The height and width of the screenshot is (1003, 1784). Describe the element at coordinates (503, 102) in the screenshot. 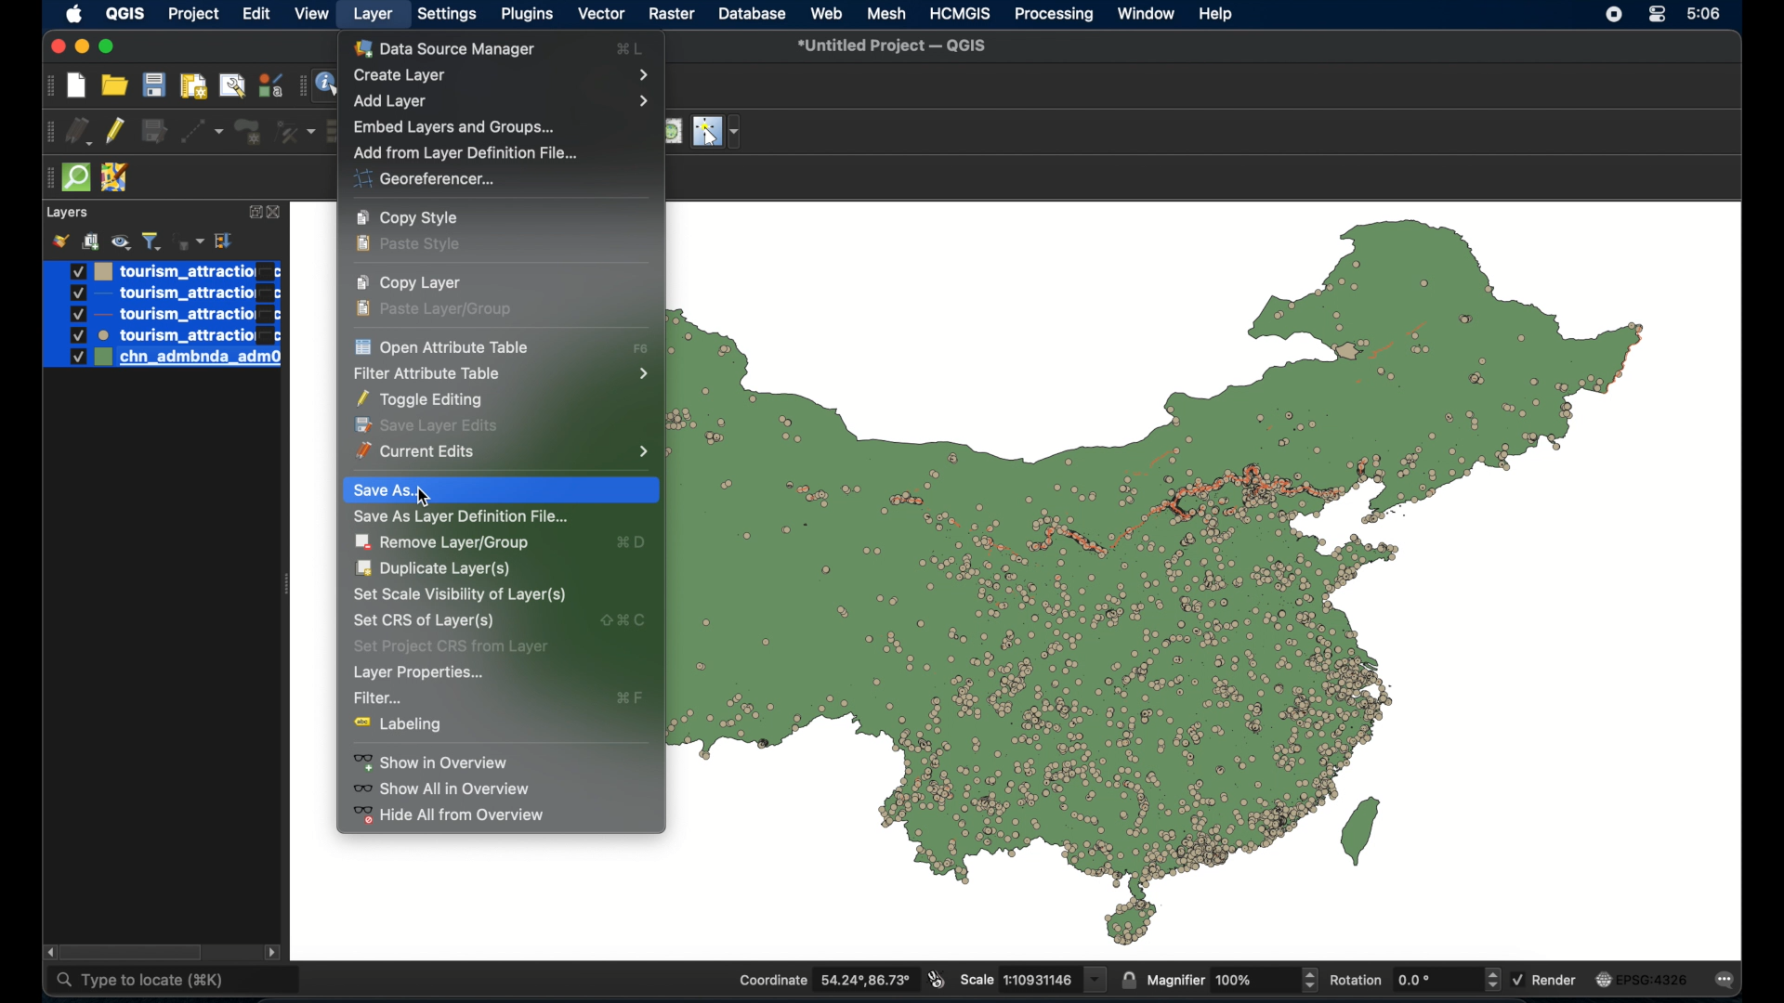

I see `add layer menu` at that location.